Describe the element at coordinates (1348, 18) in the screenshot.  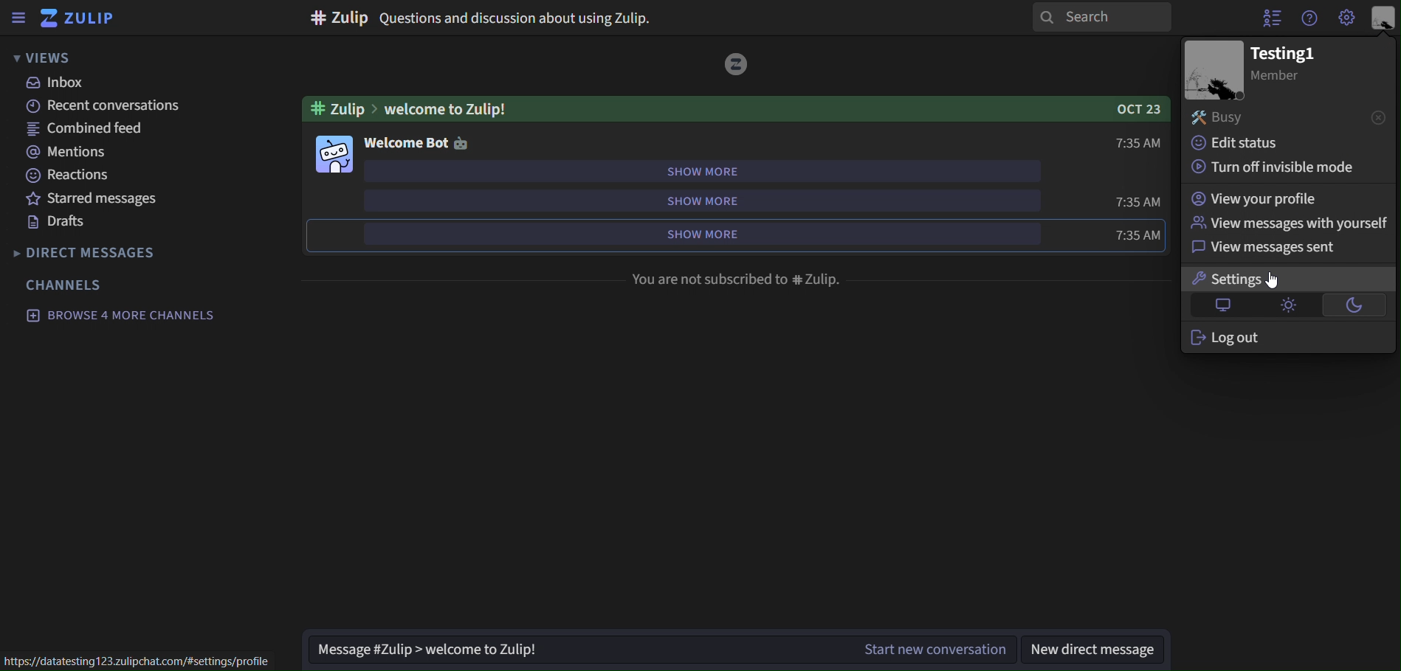
I see `Settings` at that location.